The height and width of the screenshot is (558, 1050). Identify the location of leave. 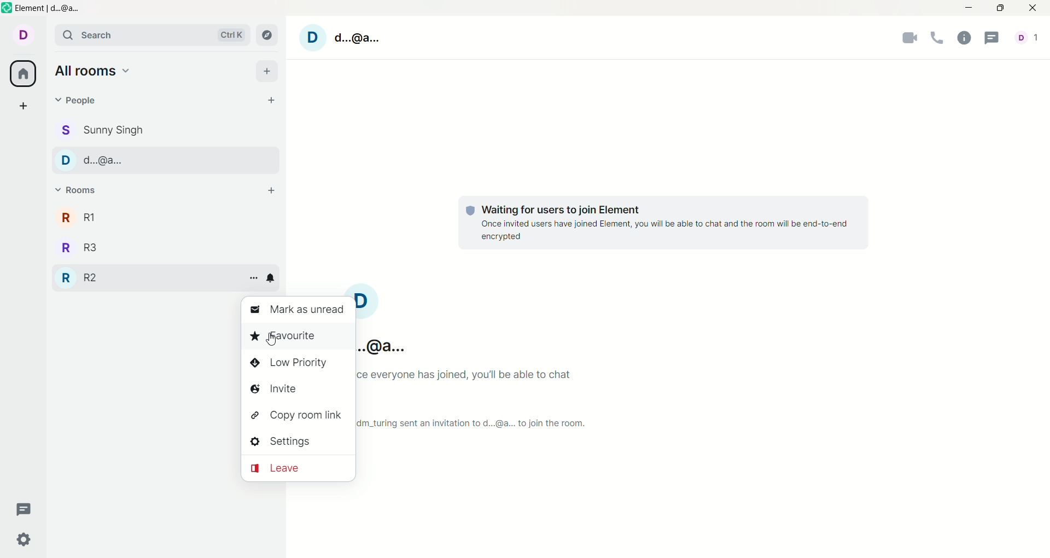
(298, 469).